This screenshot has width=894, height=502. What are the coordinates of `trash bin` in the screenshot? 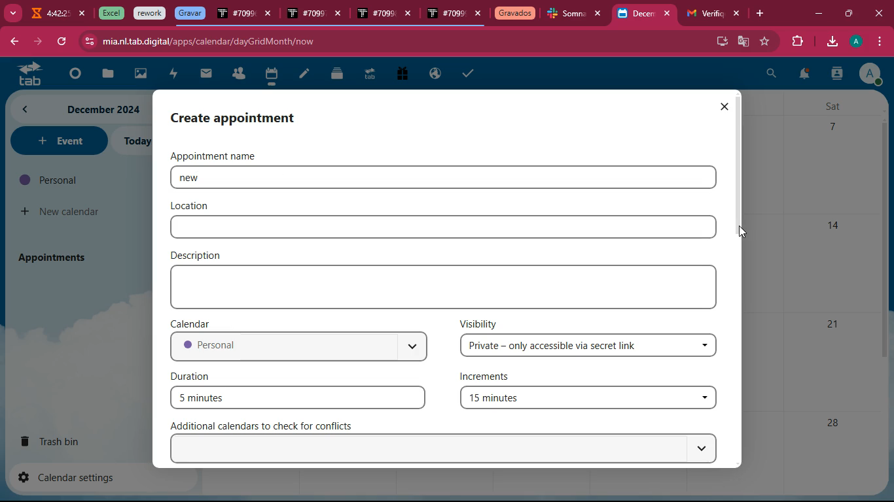 It's located at (63, 441).